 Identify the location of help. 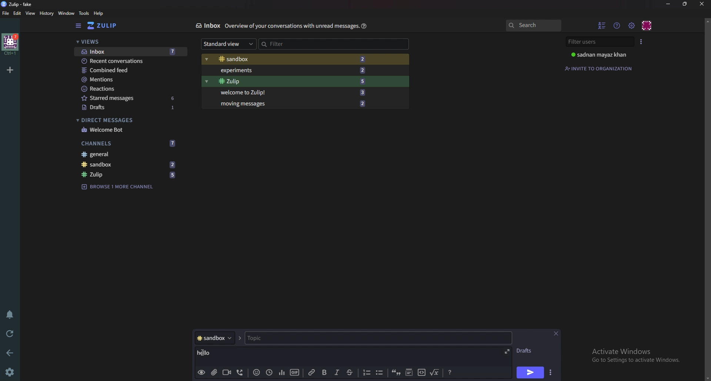
(99, 13).